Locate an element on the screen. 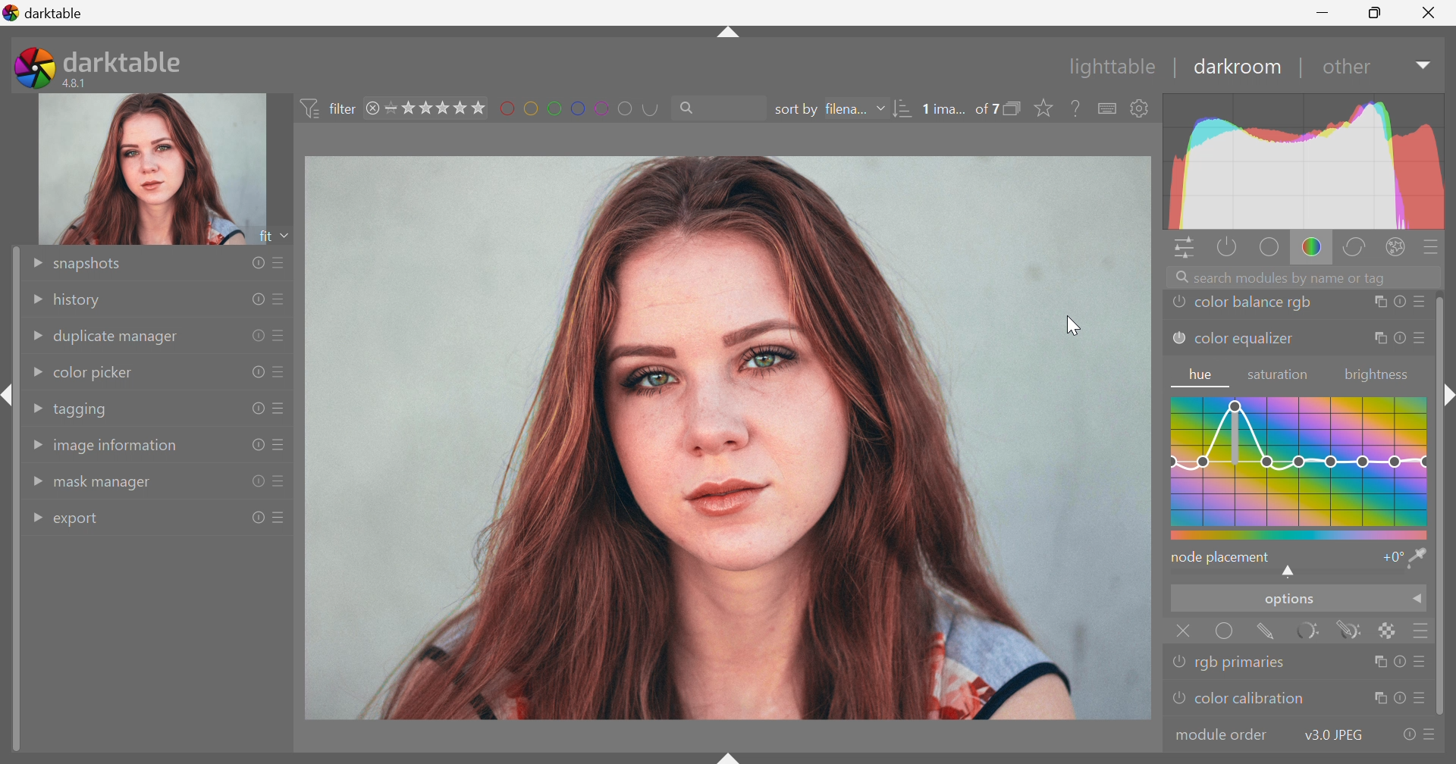 Image resolution: width=1456 pixels, height=764 pixels. graph is located at coordinates (1304, 161).